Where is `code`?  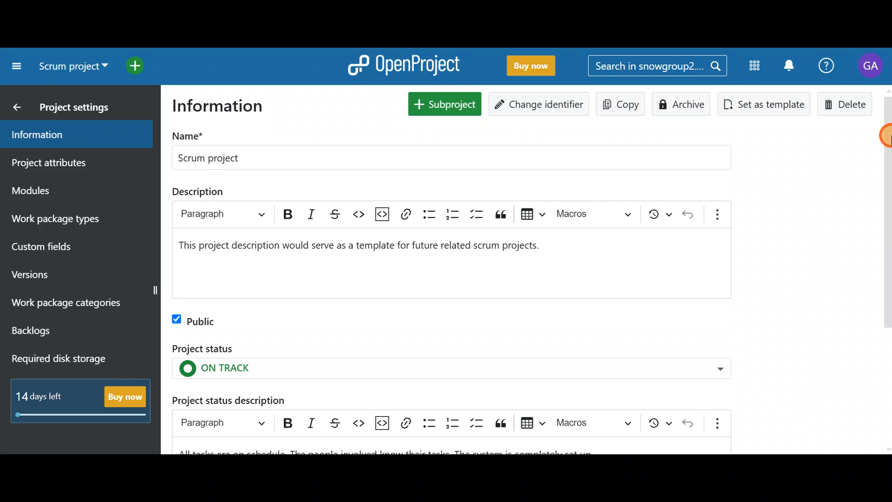 code is located at coordinates (359, 214).